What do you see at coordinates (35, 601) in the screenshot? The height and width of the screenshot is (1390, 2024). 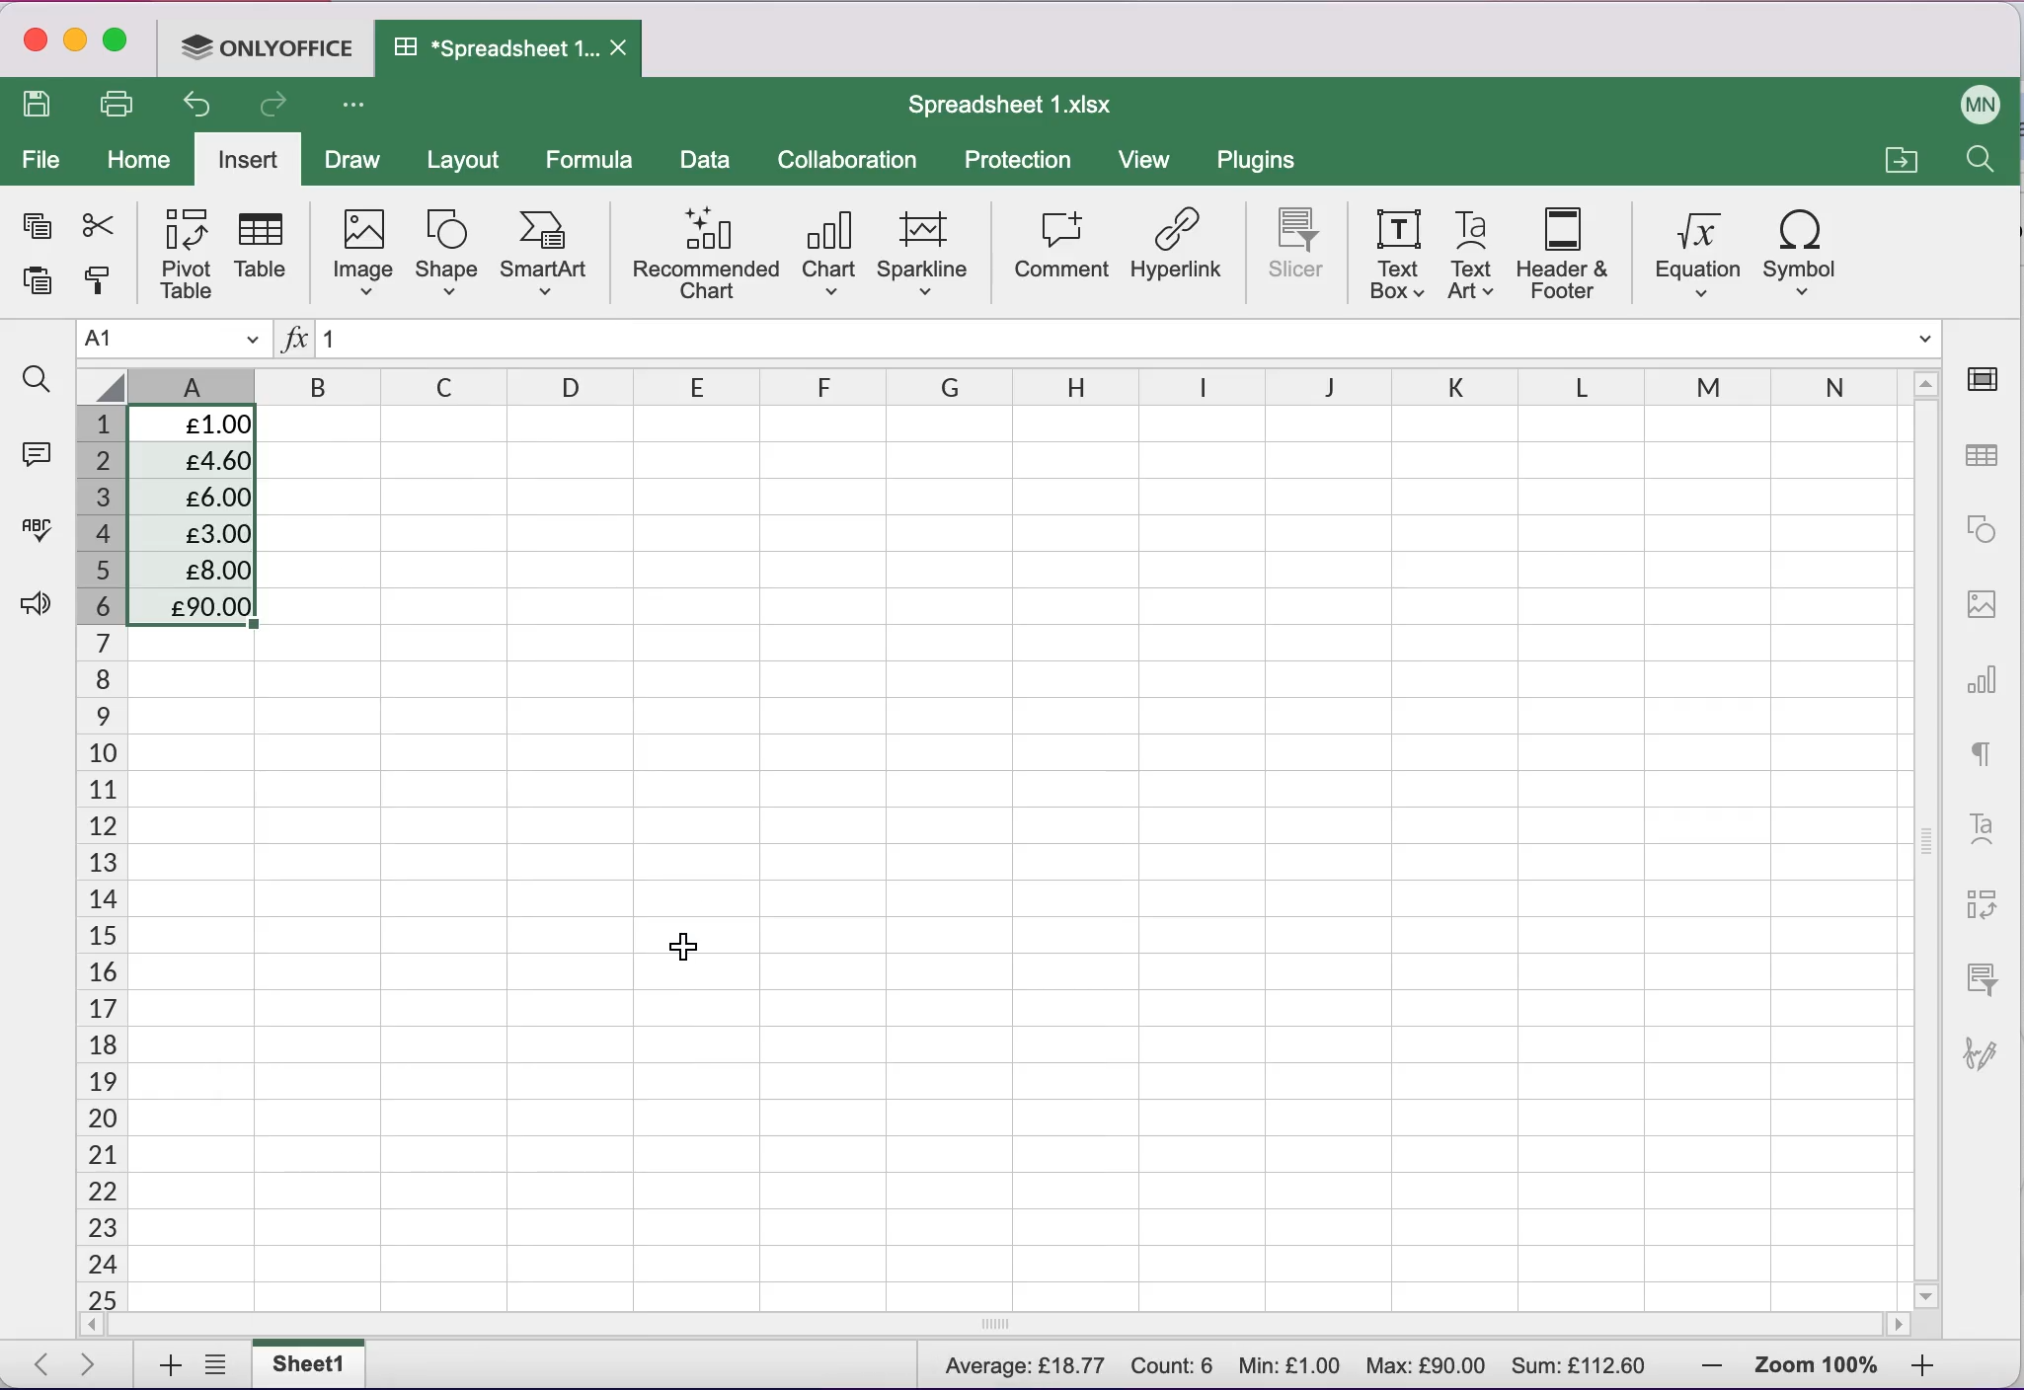 I see `feedback and support` at bounding box center [35, 601].